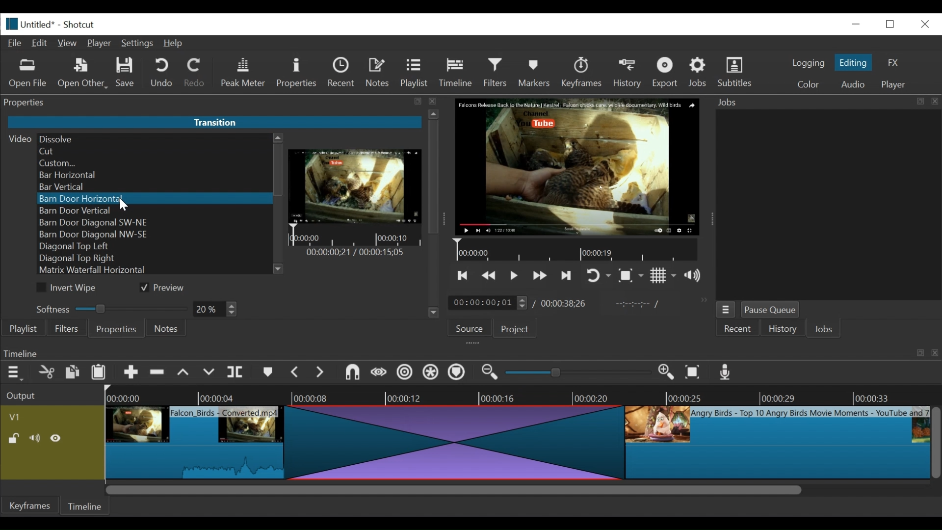  What do you see at coordinates (513, 330) in the screenshot?
I see `Project` at bounding box center [513, 330].